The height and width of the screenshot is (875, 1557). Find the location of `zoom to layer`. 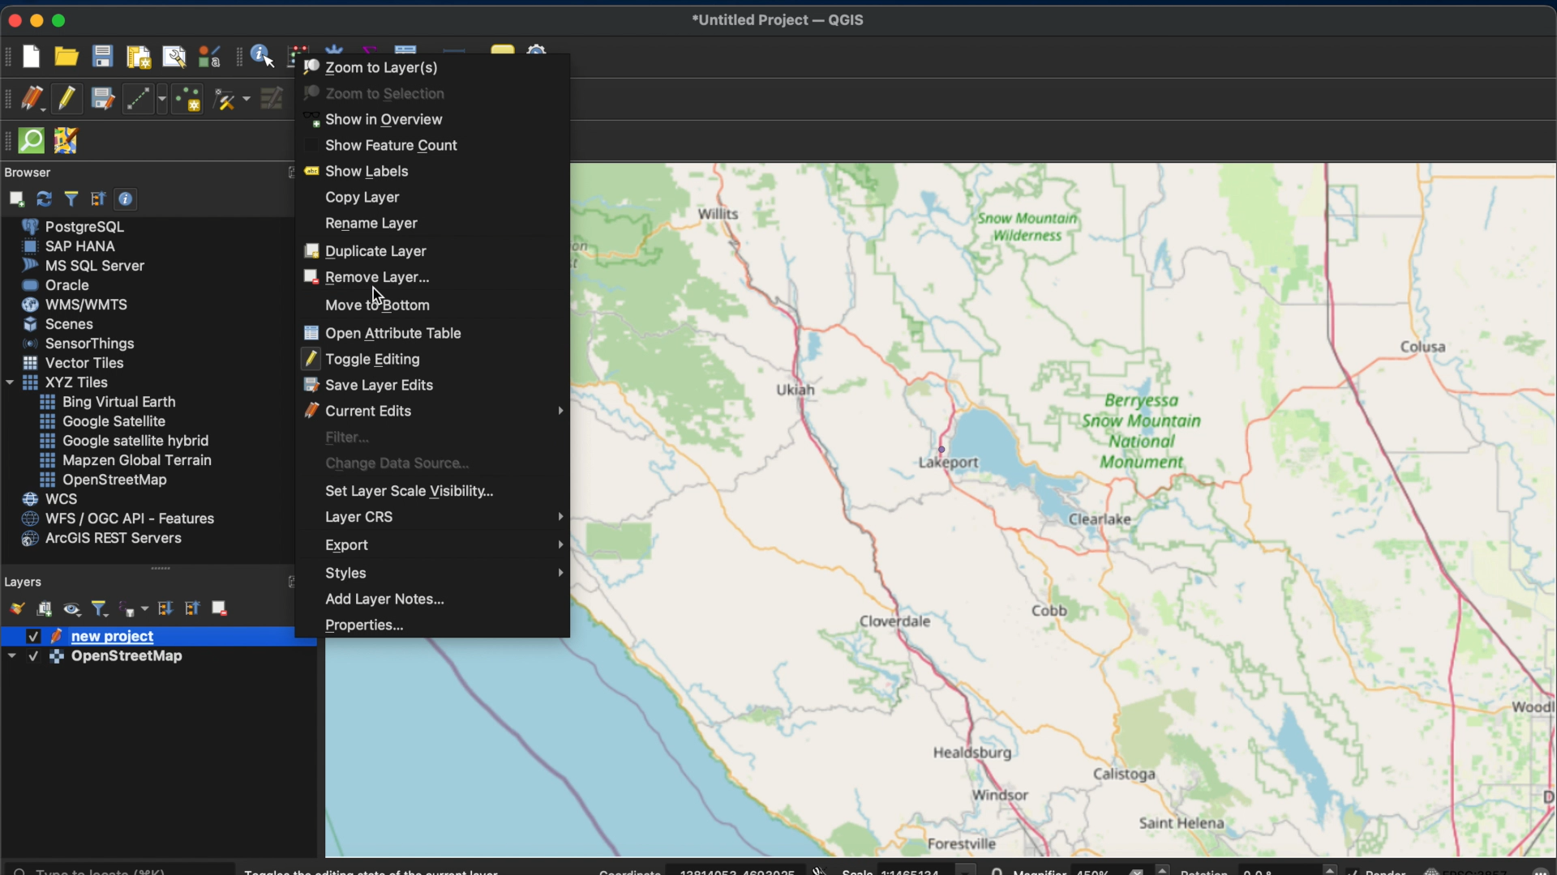

zoom to layer is located at coordinates (371, 65).